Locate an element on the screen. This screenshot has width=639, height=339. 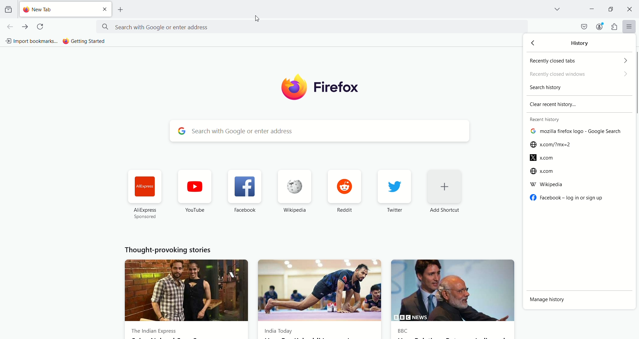
Youtube is located at coordinates (199, 191).